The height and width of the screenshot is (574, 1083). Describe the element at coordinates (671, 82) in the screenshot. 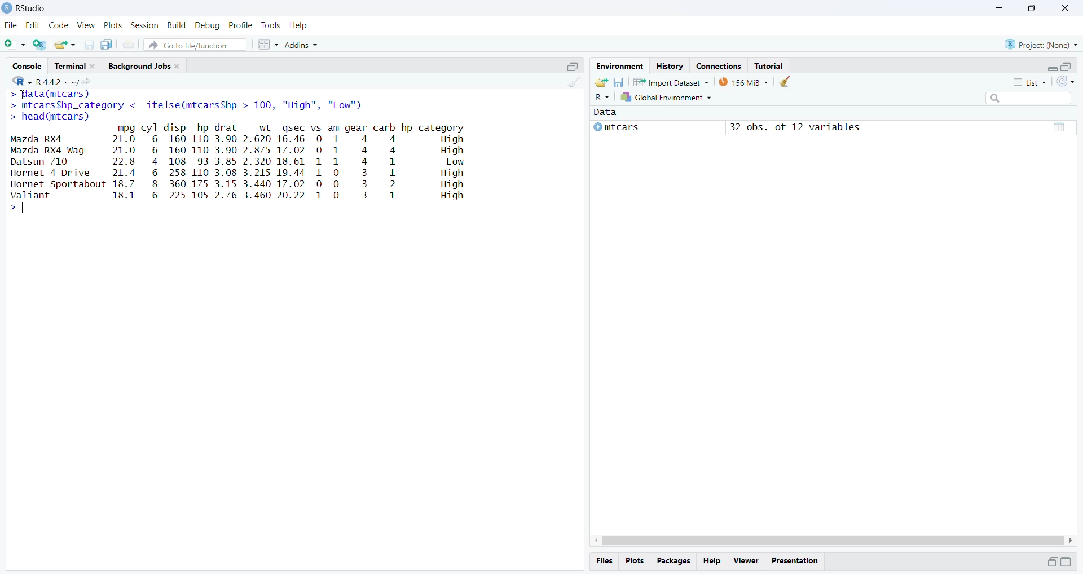

I see `Import Dataset` at that location.